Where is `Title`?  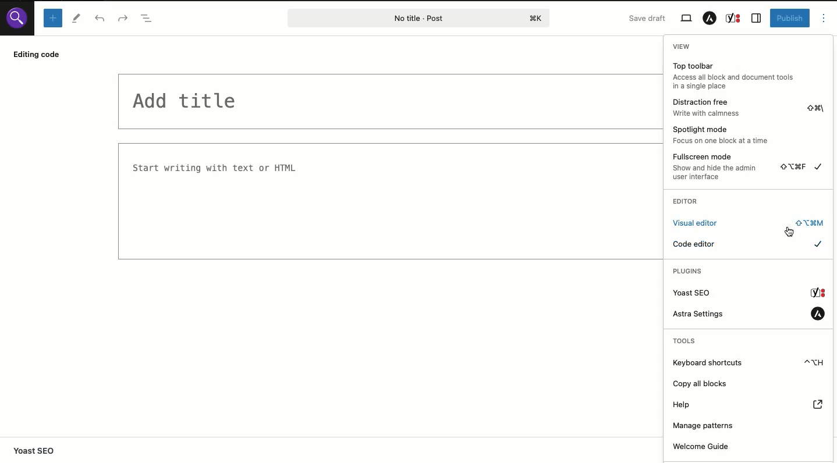 Title is located at coordinates (356, 101).